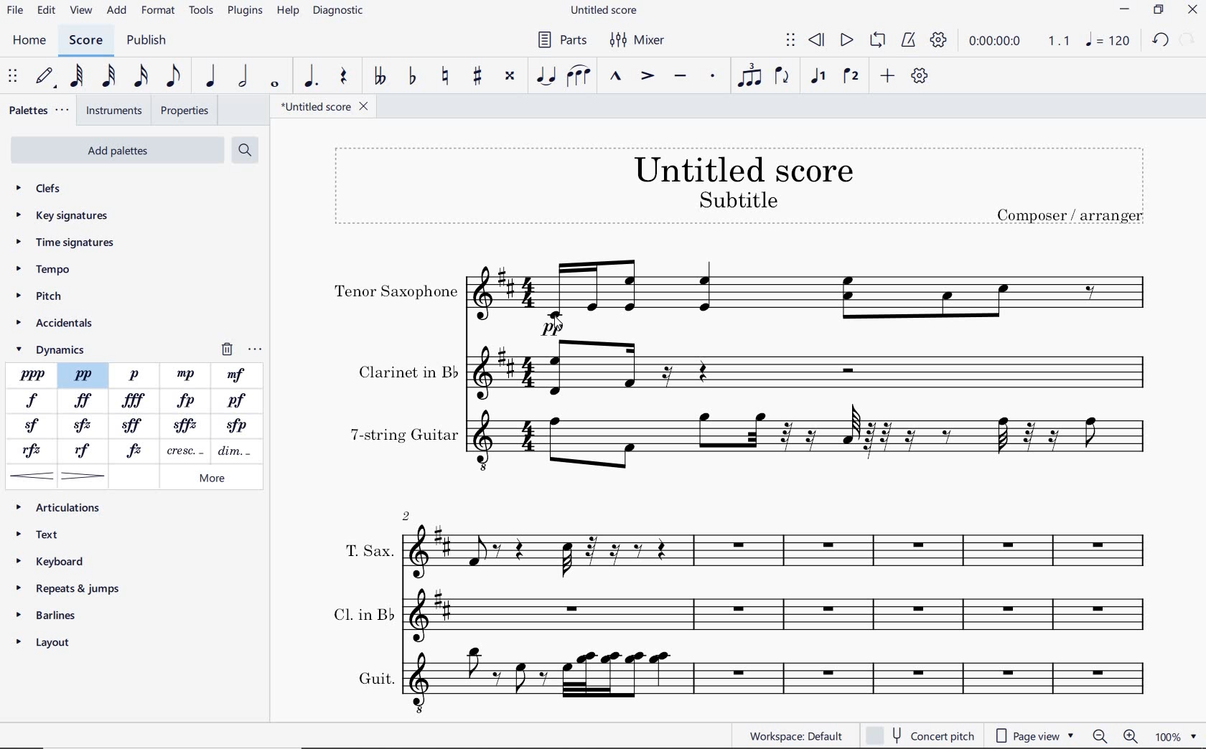 The height and width of the screenshot is (749, 1206). Describe the element at coordinates (135, 424) in the screenshot. I see `SFF(SFORZANDO)` at that location.